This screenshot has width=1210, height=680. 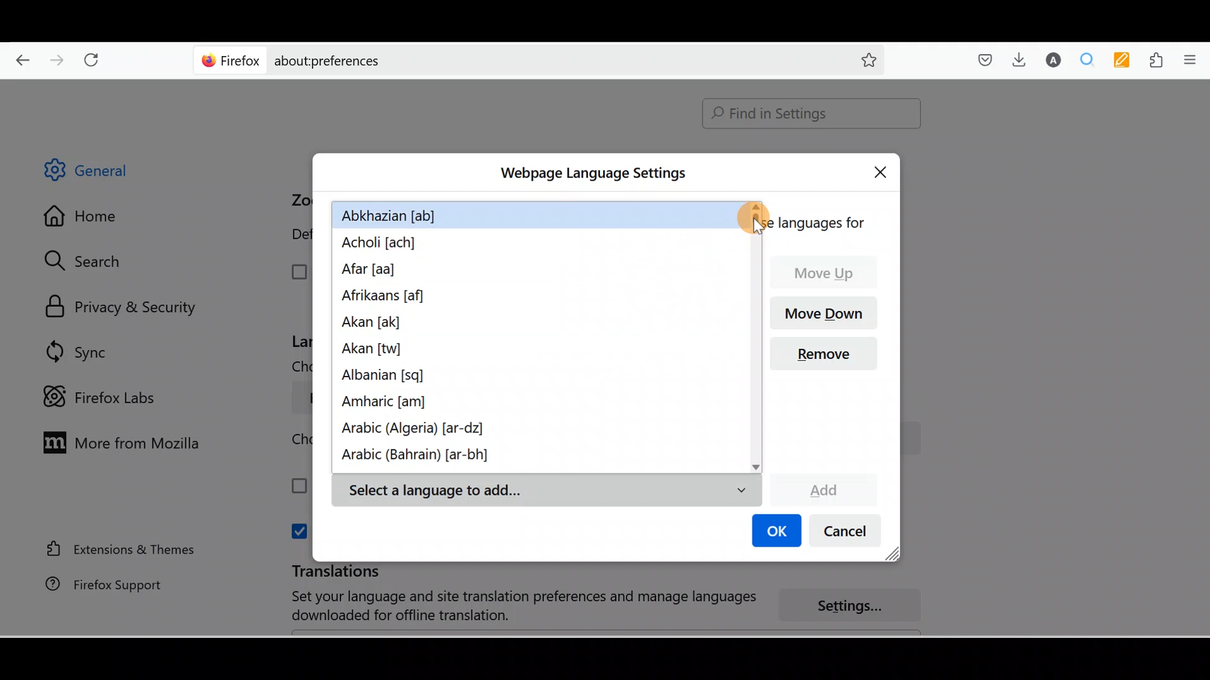 What do you see at coordinates (503, 59) in the screenshot?
I see `about:preferences` at bounding box center [503, 59].